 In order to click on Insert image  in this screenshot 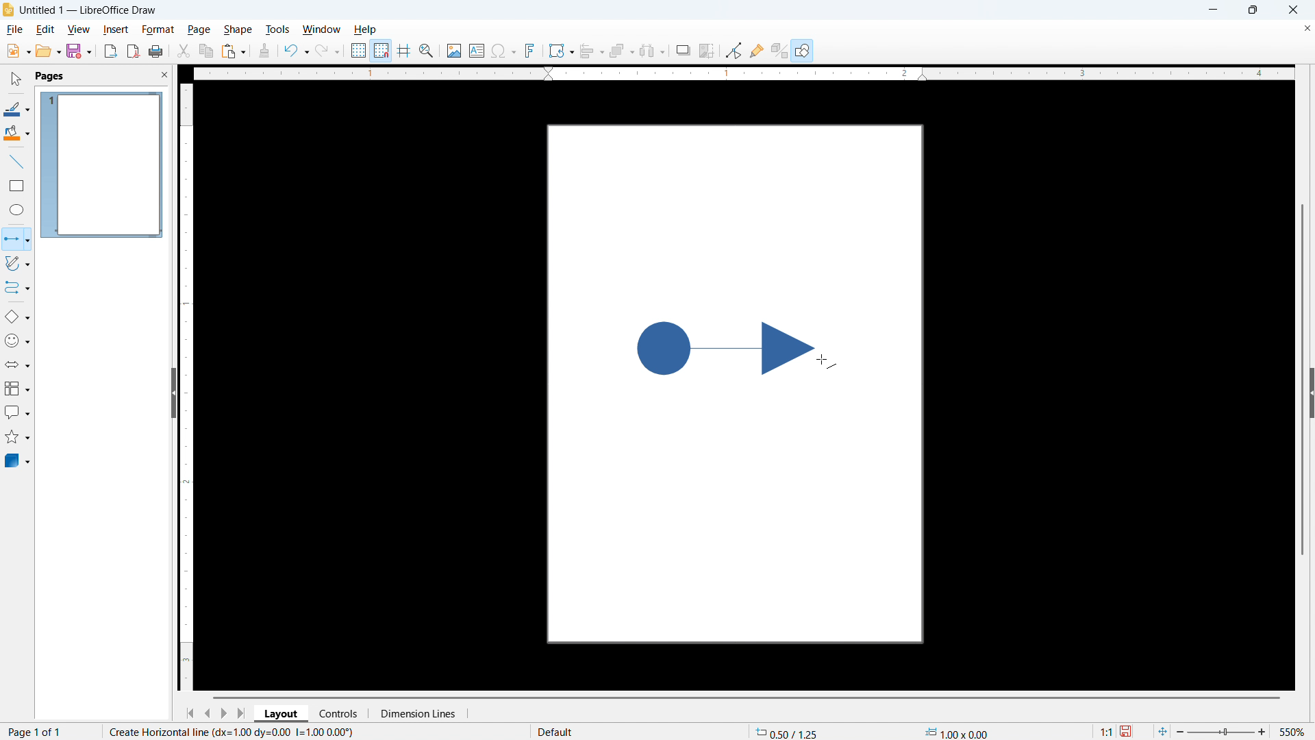, I will do `click(455, 51)`.